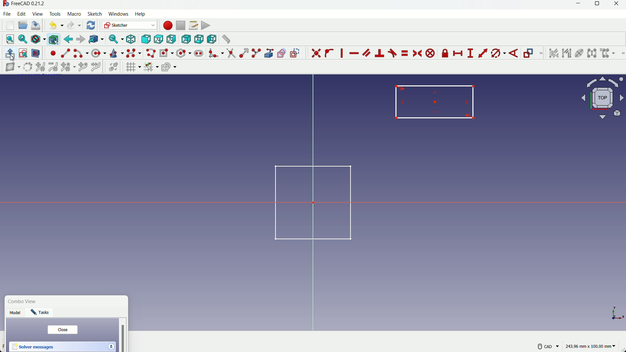 The image size is (626, 352). Describe the element at coordinates (431, 53) in the screenshot. I see `constraint block` at that location.